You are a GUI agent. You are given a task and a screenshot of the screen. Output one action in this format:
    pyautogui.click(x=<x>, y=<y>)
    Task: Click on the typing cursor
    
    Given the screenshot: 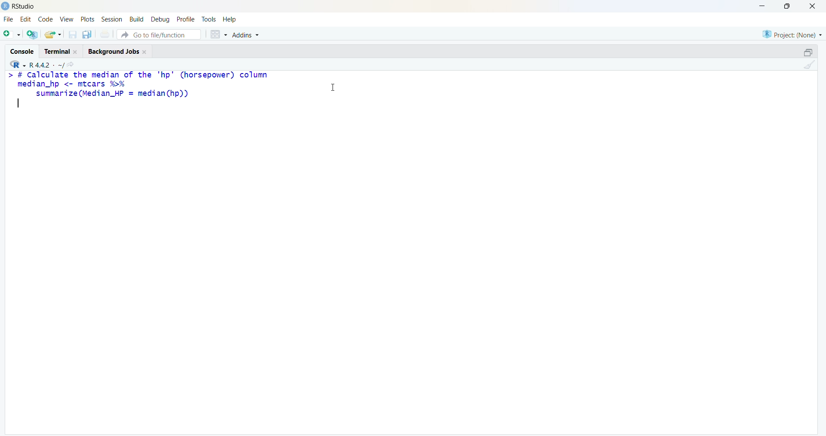 What is the action you would take?
    pyautogui.click(x=18, y=103)
    